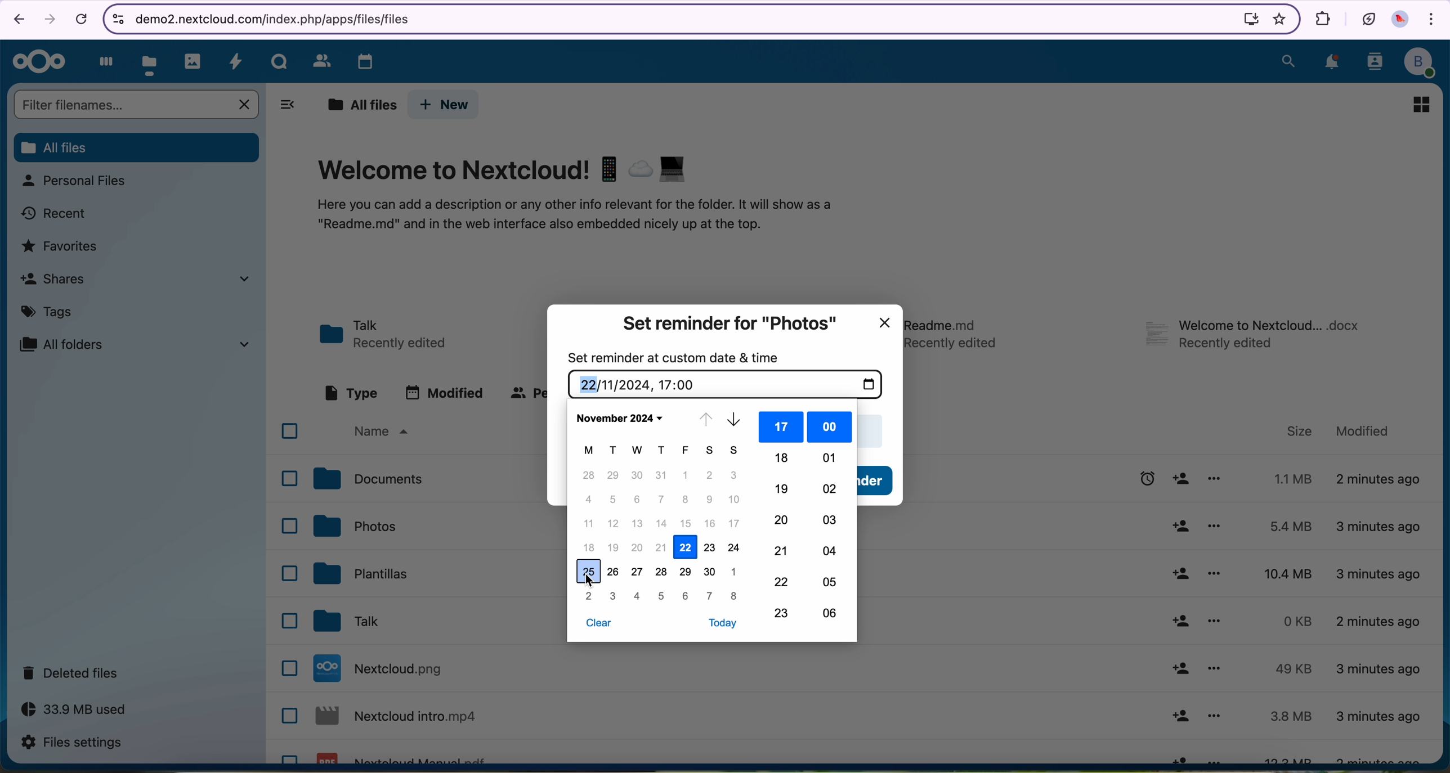  What do you see at coordinates (1321, 17) in the screenshot?
I see `extensions` at bounding box center [1321, 17].